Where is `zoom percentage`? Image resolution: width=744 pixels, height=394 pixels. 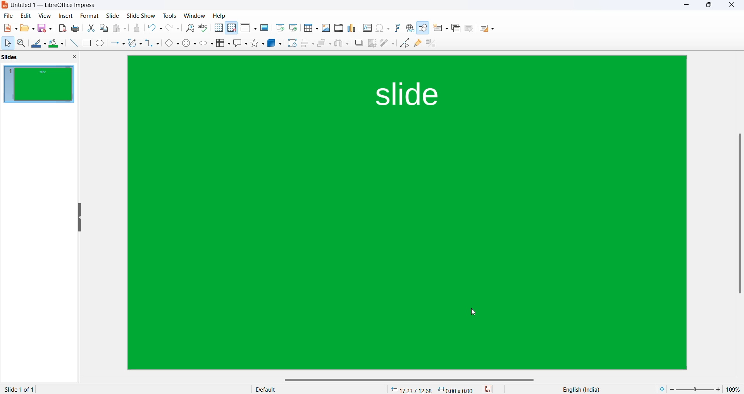 zoom percentage is located at coordinates (734, 389).